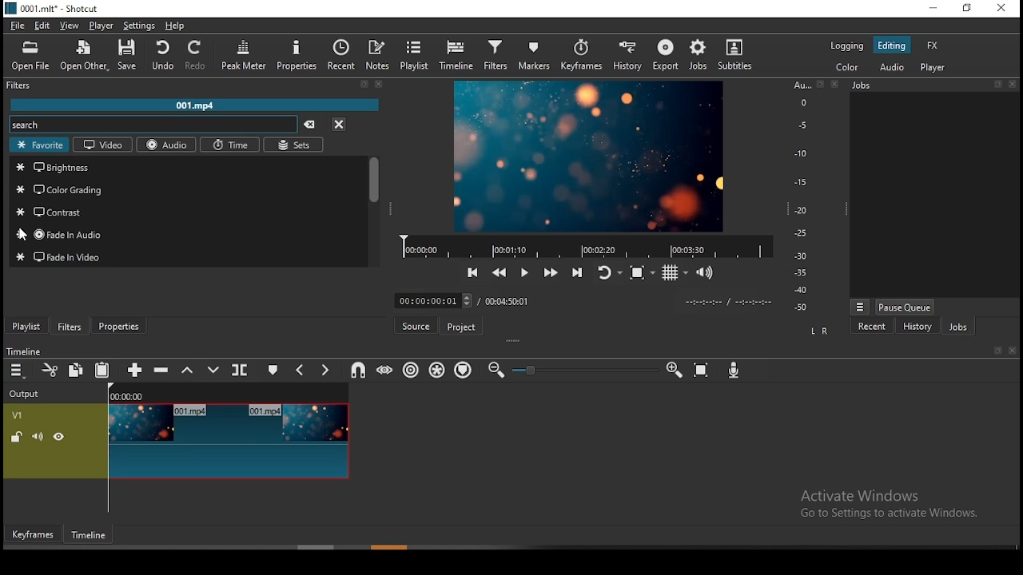 Image resolution: width=1023 pixels, height=575 pixels. I want to click on view, so click(69, 25).